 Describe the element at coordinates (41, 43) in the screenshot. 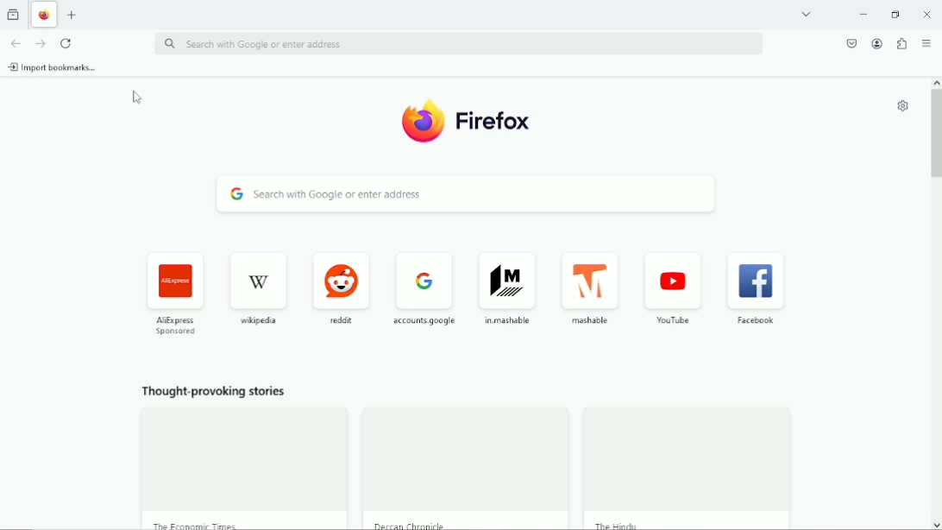

I see `Go forward` at that location.